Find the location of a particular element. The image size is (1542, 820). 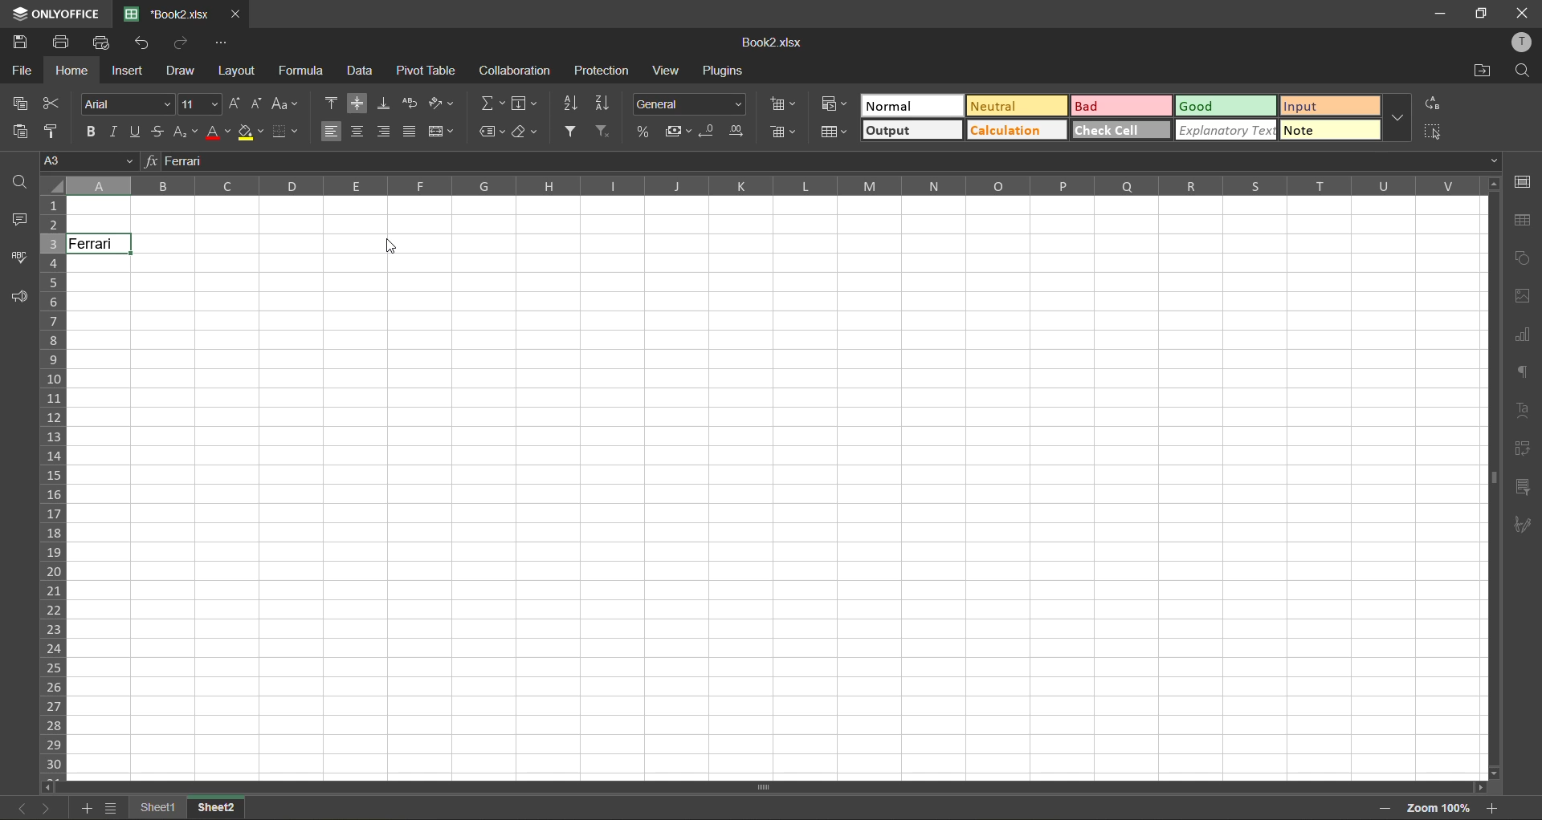

slicer is located at coordinates (1524, 485).